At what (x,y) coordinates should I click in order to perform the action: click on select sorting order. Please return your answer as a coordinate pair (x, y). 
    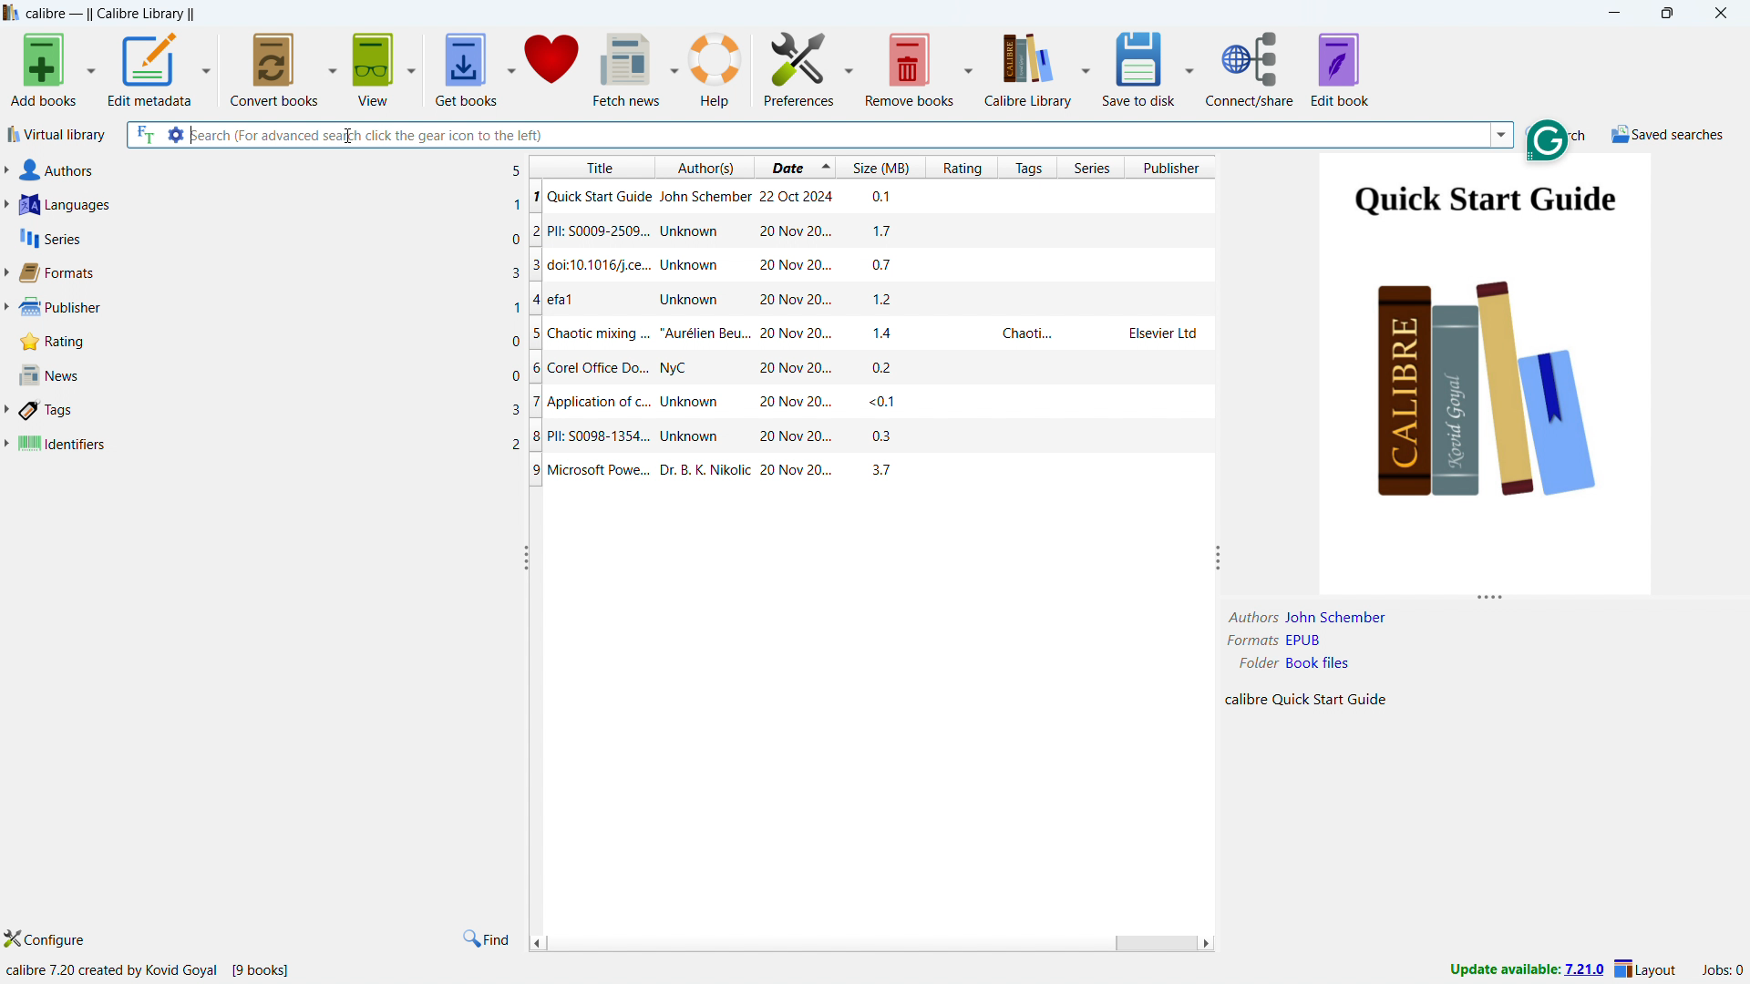
    Looking at the image, I should click on (826, 167).